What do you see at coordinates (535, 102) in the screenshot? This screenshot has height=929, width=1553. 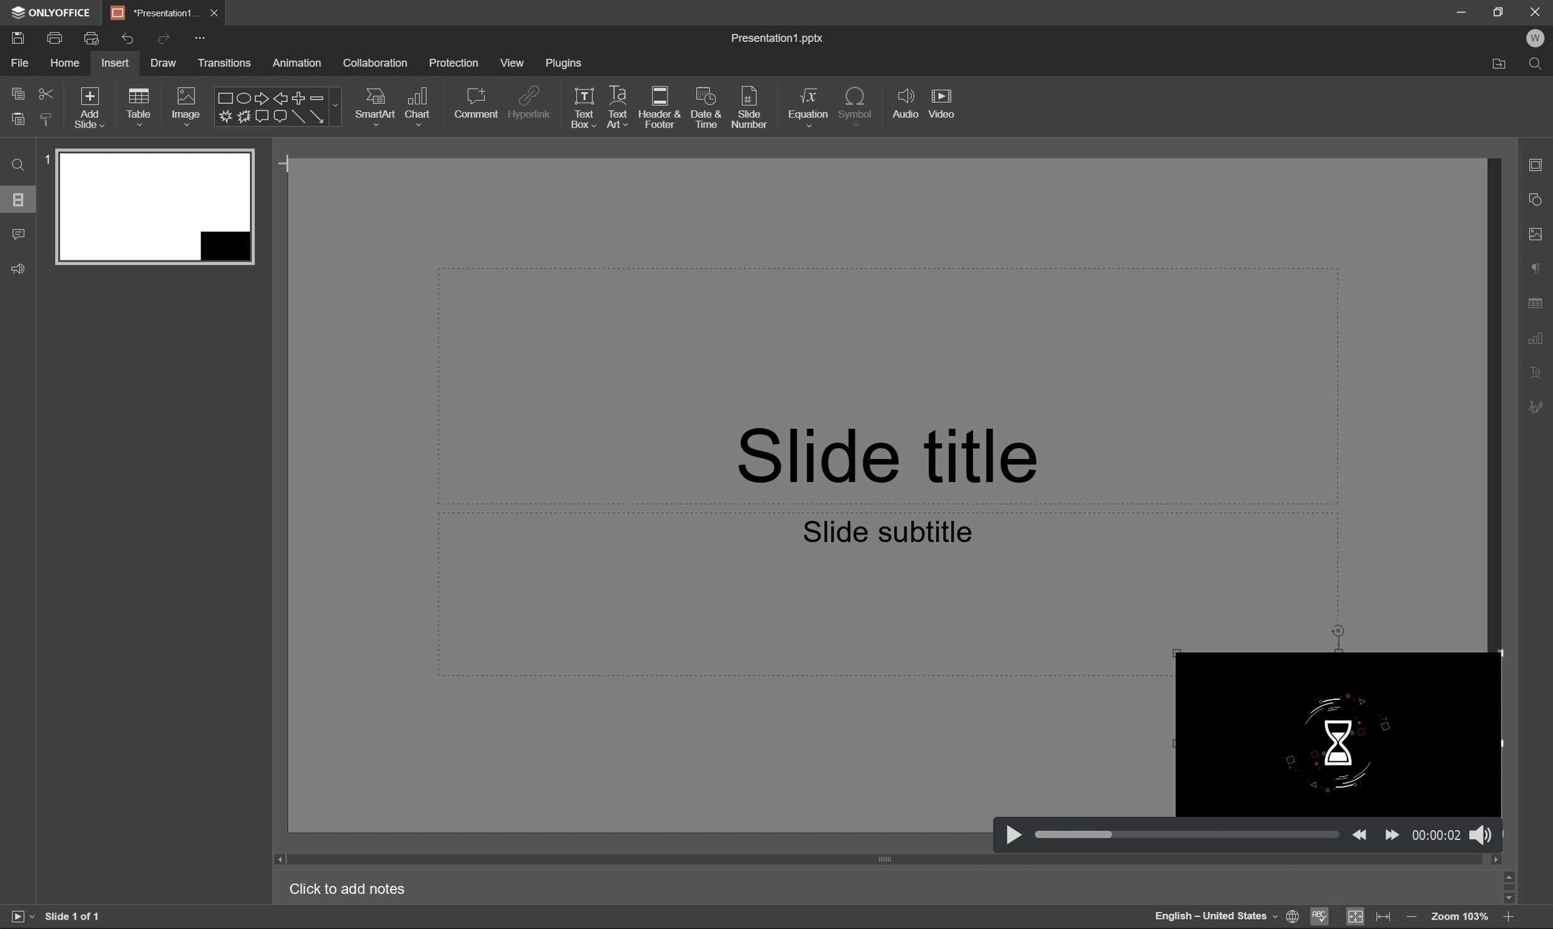 I see `hyperlink` at bounding box center [535, 102].